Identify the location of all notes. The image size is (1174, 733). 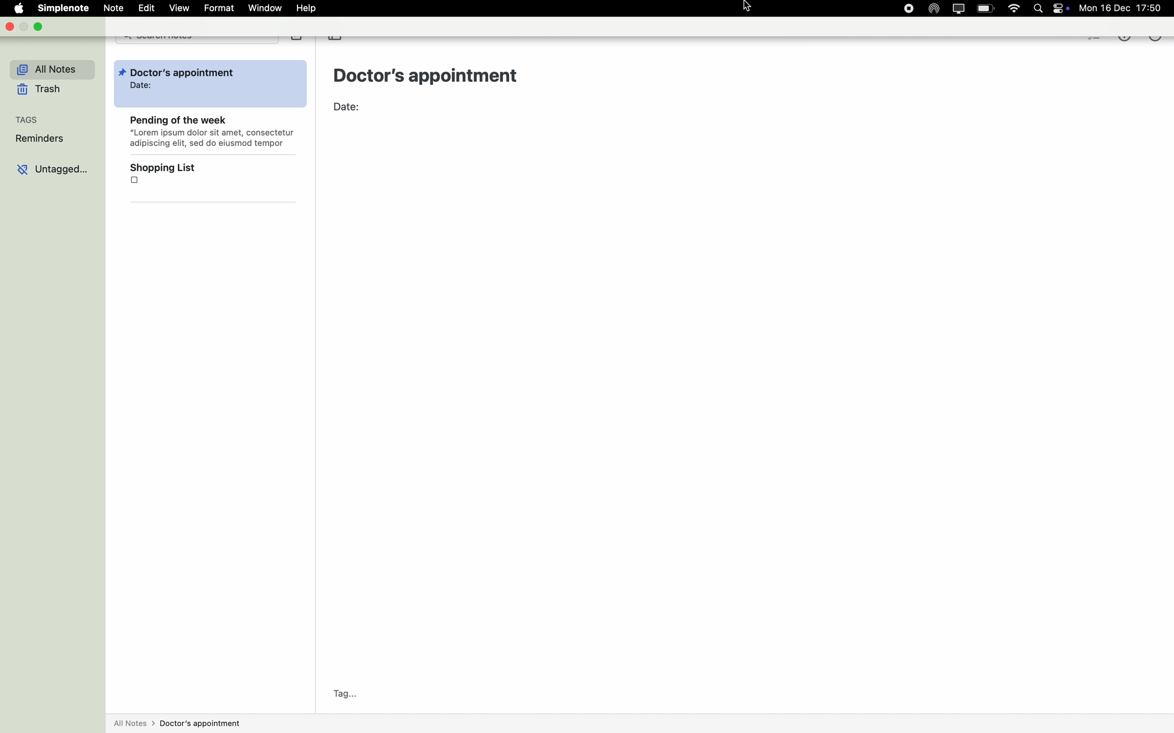
(48, 70).